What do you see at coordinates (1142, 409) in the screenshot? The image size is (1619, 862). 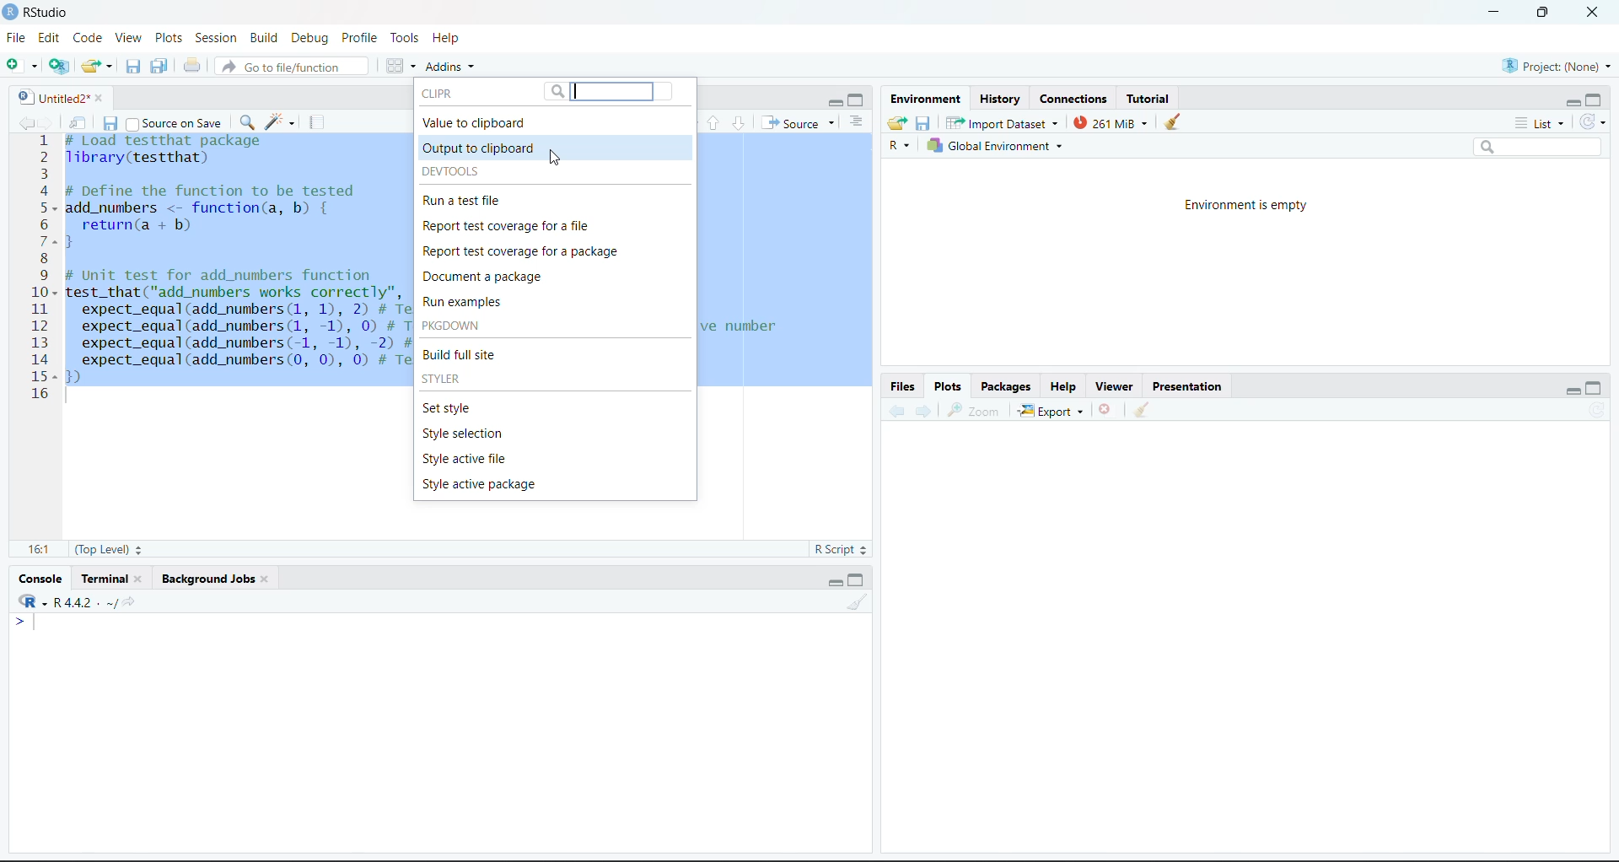 I see `Clear workspace` at bounding box center [1142, 409].